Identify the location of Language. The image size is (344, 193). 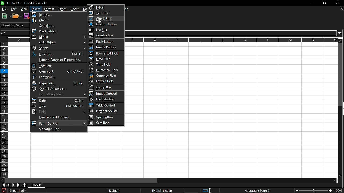
(162, 191).